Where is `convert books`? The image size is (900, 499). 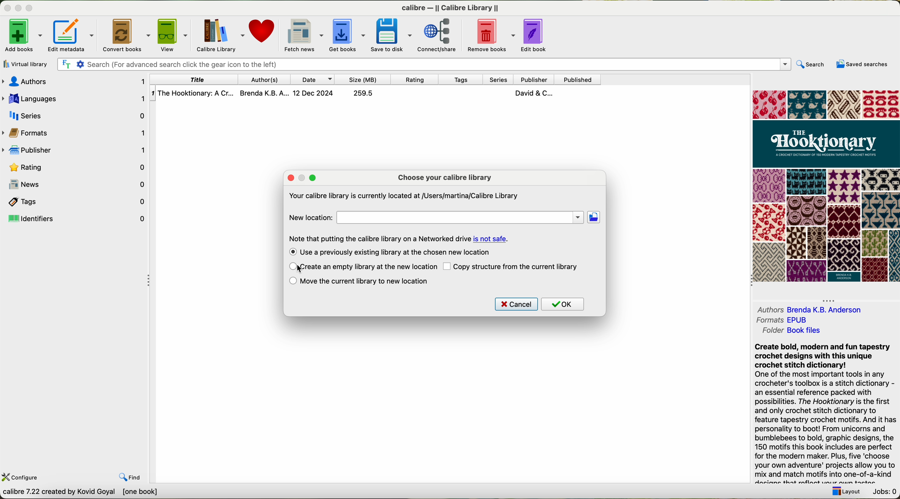
convert books is located at coordinates (125, 34).